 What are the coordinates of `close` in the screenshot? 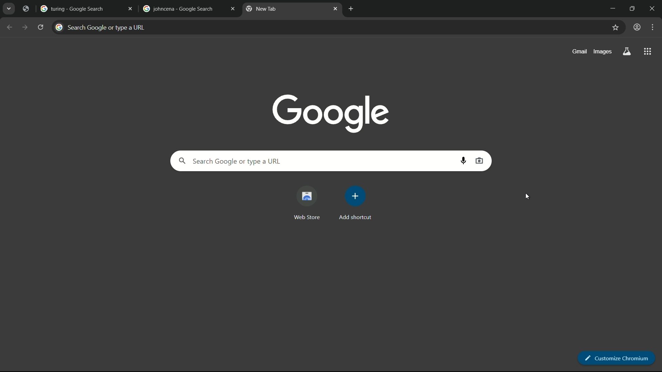 It's located at (233, 9).